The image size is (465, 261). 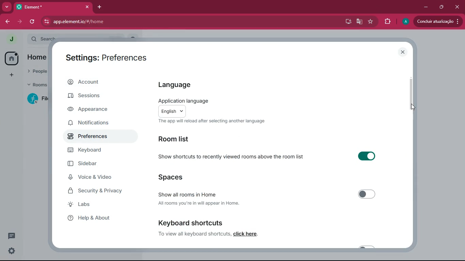 What do you see at coordinates (246, 235) in the screenshot?
I see `click here` at bounding box center [246, 235].